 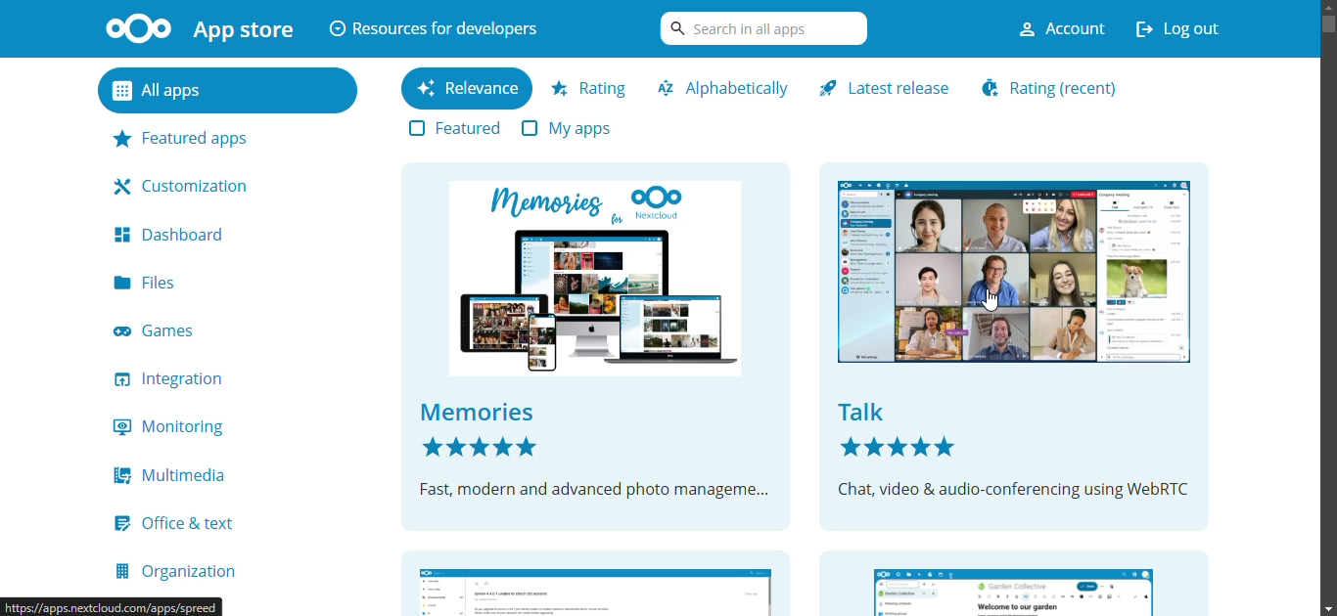 I want to click on multimedia, so click(x=178, y=475).